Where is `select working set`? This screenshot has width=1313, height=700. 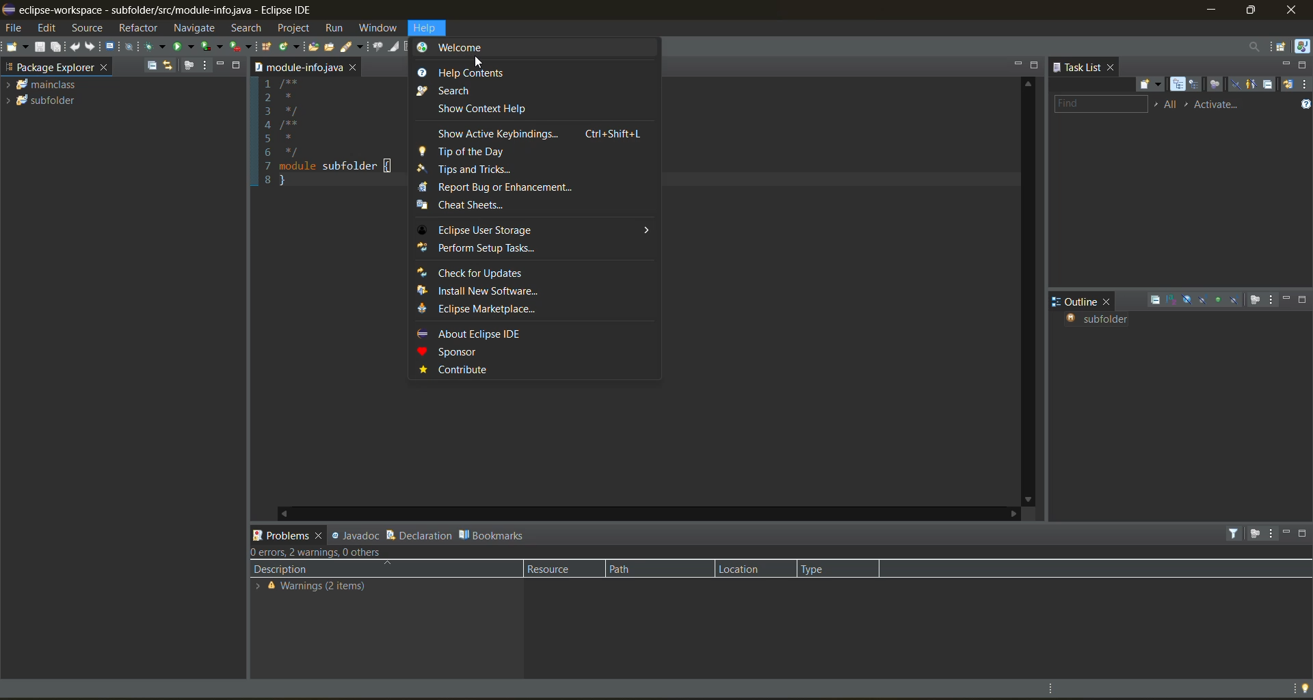
select working set is located at coordinates (1157, 106).